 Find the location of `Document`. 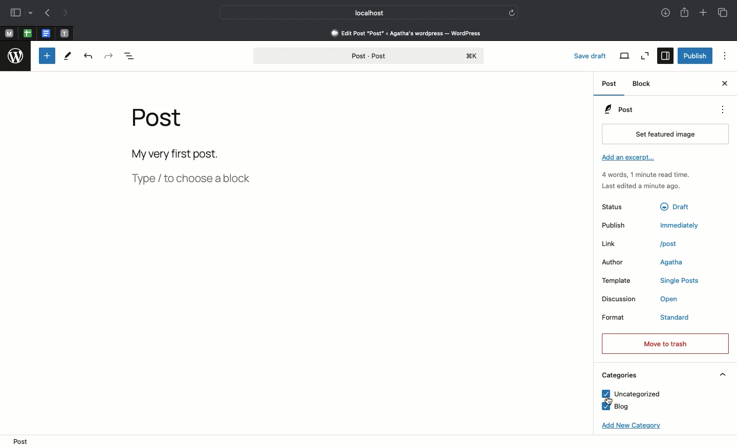

Document is located at coordinates (46, 34).